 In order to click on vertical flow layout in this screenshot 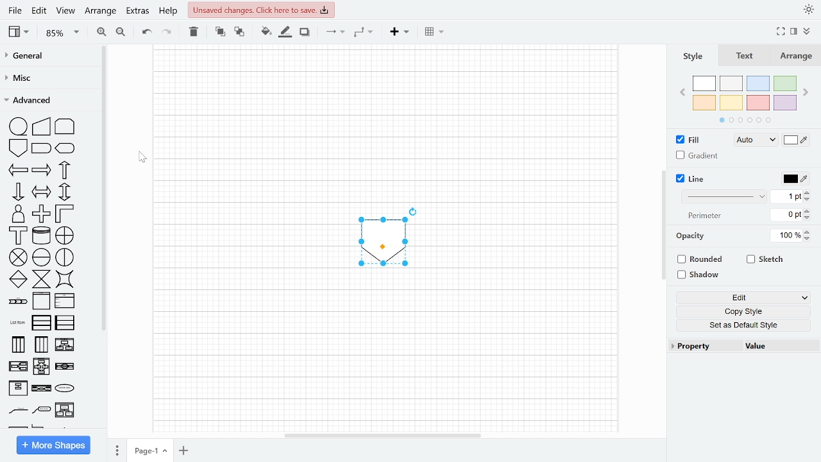, I will do `click(18, 368)`.